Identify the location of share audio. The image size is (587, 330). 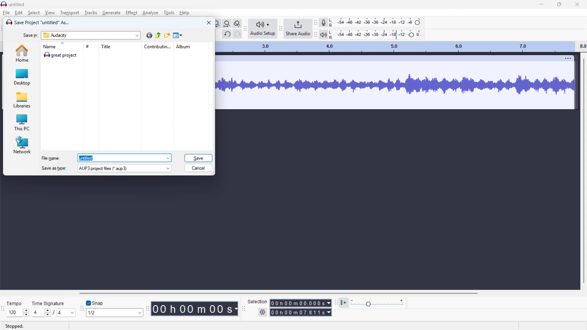
(298, 29).